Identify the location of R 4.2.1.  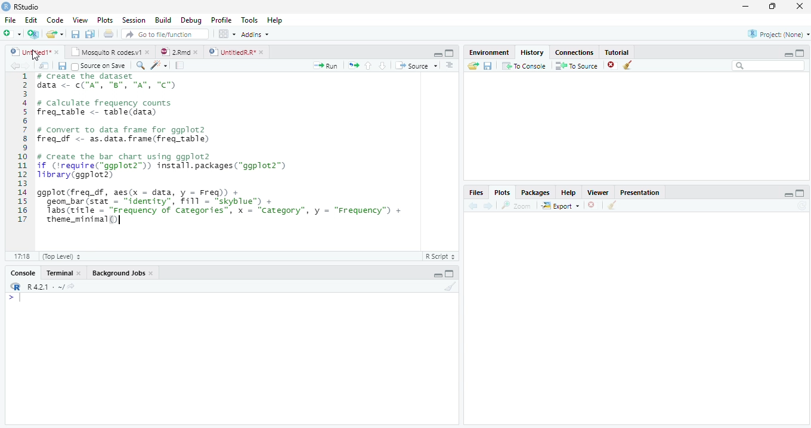
(42, 287).